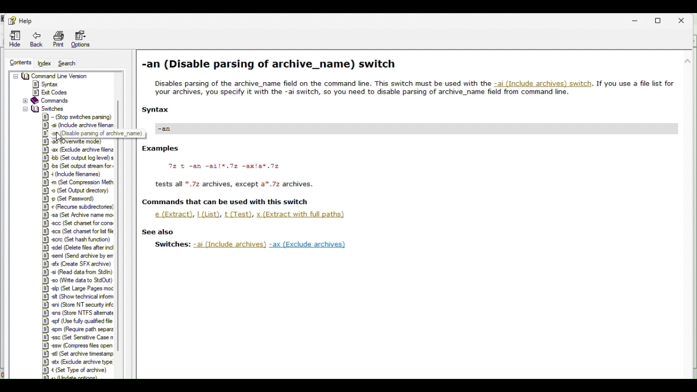 The width and height of the screenshot is (697, 392). I want to click on |#] ens (Store NTFS altemate, so click(78, 313).